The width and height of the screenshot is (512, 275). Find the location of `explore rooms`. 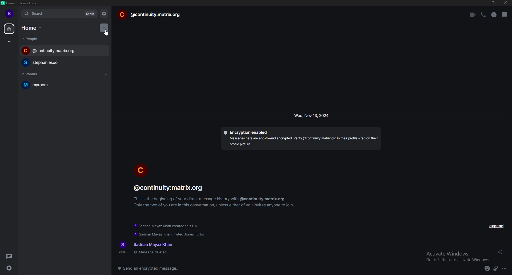

explore rooms is located at coordinates (104, 14).